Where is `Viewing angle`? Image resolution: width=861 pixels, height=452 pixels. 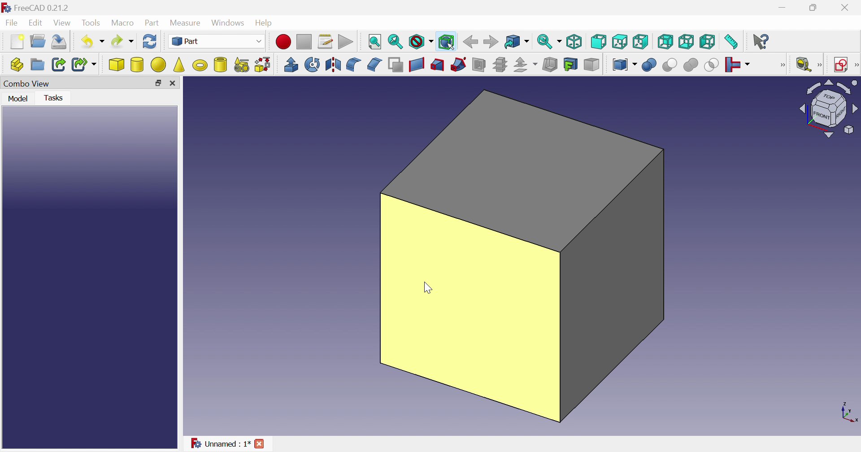 Viewing angle is located at coordinates (828, 109).